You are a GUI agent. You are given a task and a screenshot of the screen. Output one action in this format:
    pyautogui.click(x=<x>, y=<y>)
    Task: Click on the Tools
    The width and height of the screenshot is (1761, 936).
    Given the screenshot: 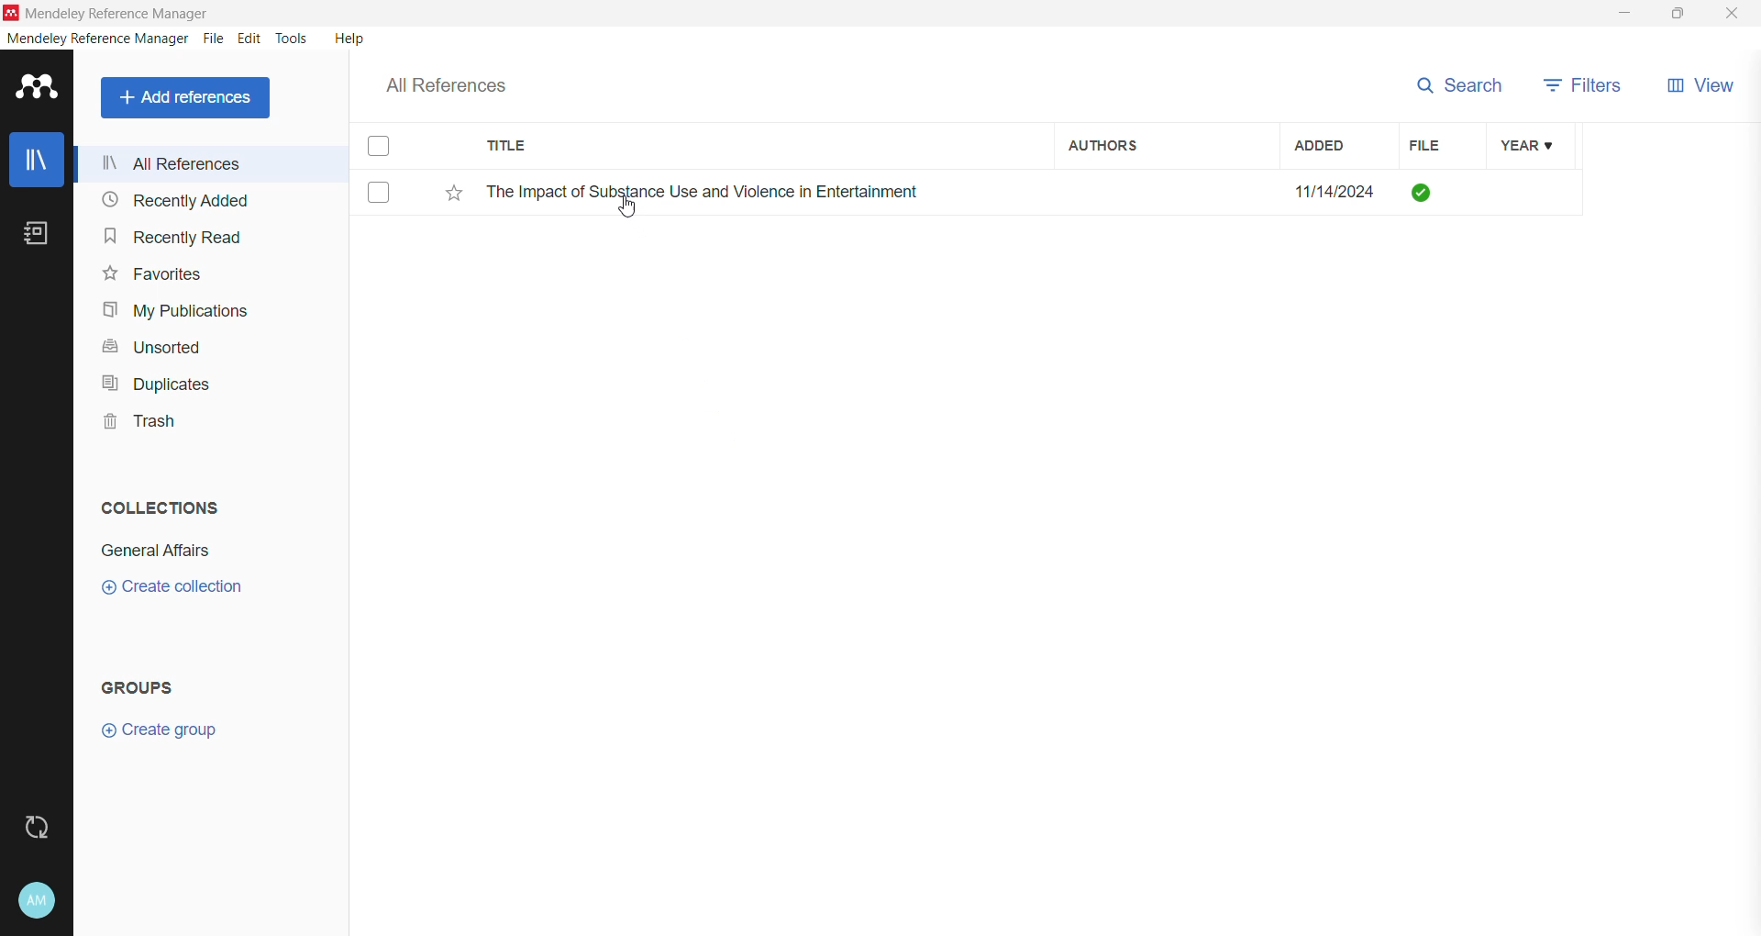 What is the action you would take?
    pyautogui.click(x=293, y=39)
    